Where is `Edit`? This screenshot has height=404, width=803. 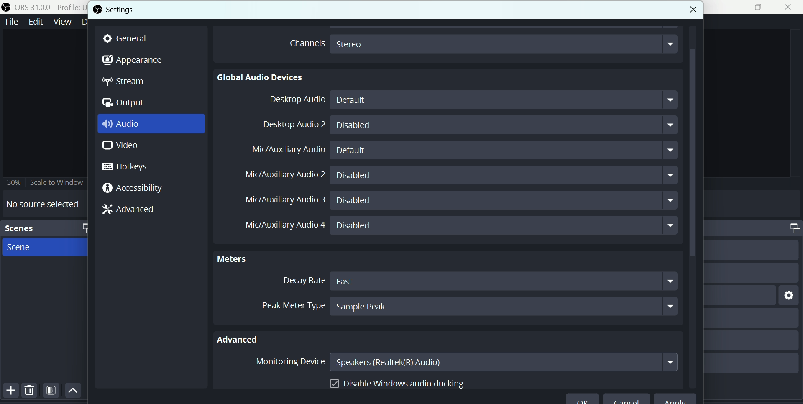 Edit is located at coordinates (35, 22).